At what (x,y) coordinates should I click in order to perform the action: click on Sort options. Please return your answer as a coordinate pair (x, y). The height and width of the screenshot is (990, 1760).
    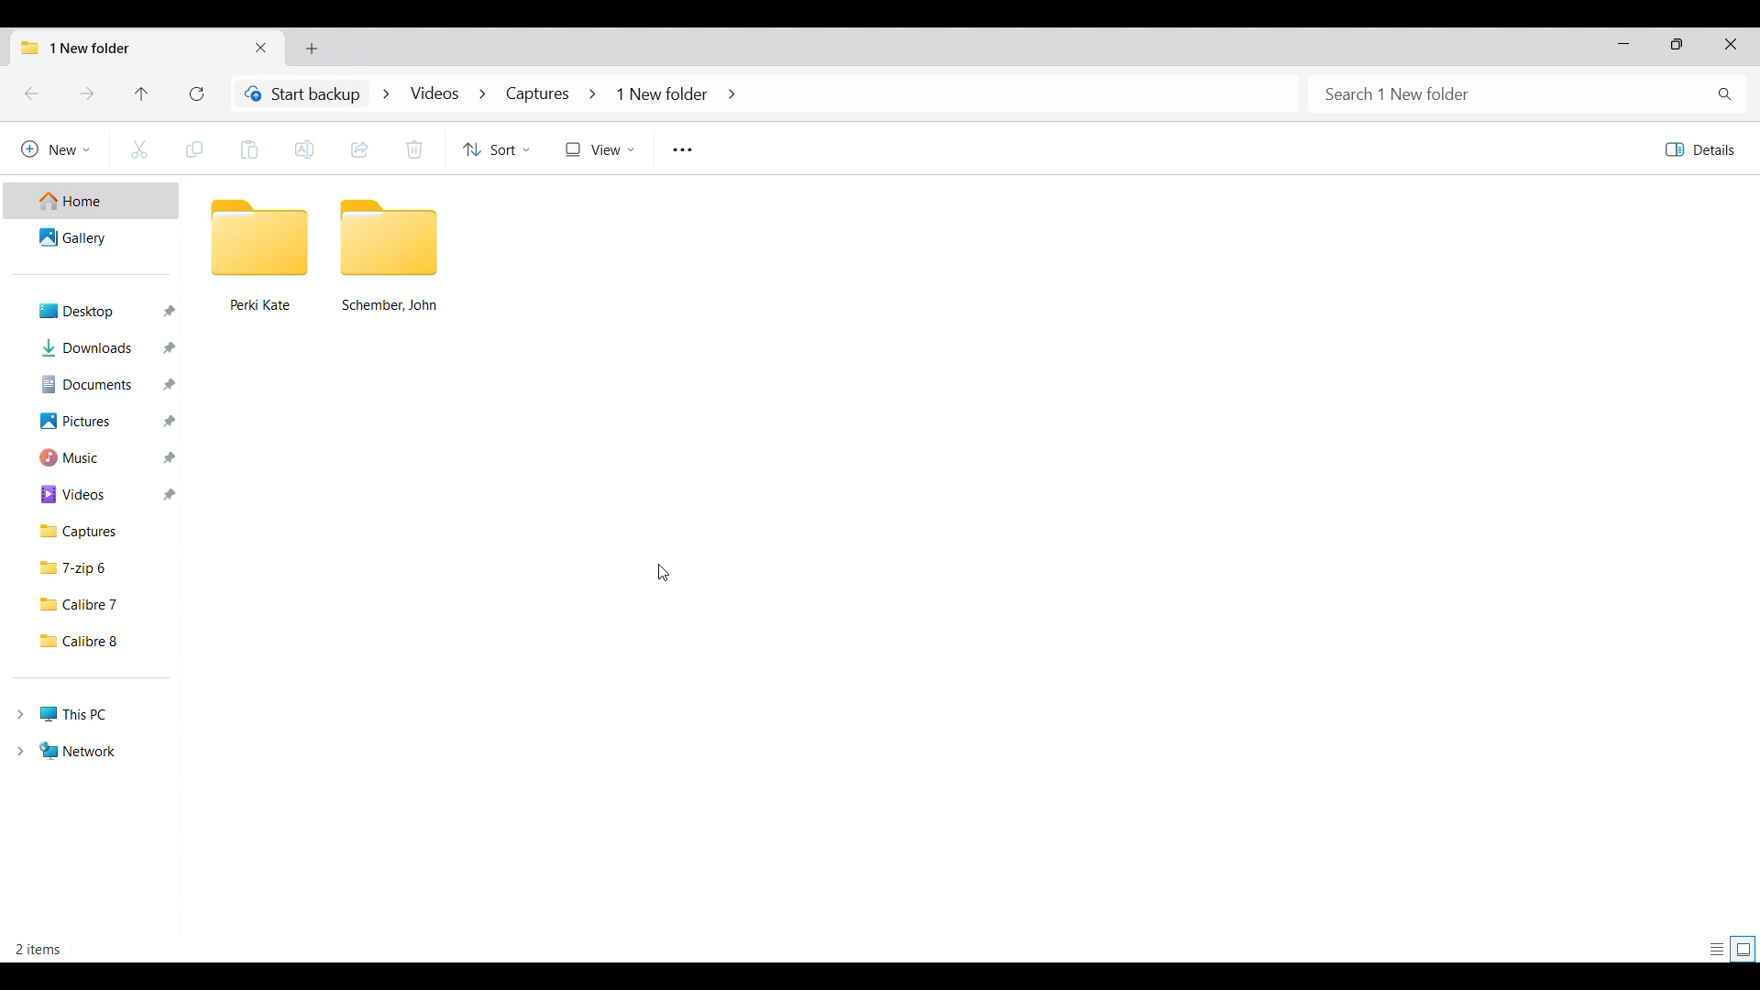
    Looking at the image, I should click on (496, 148).